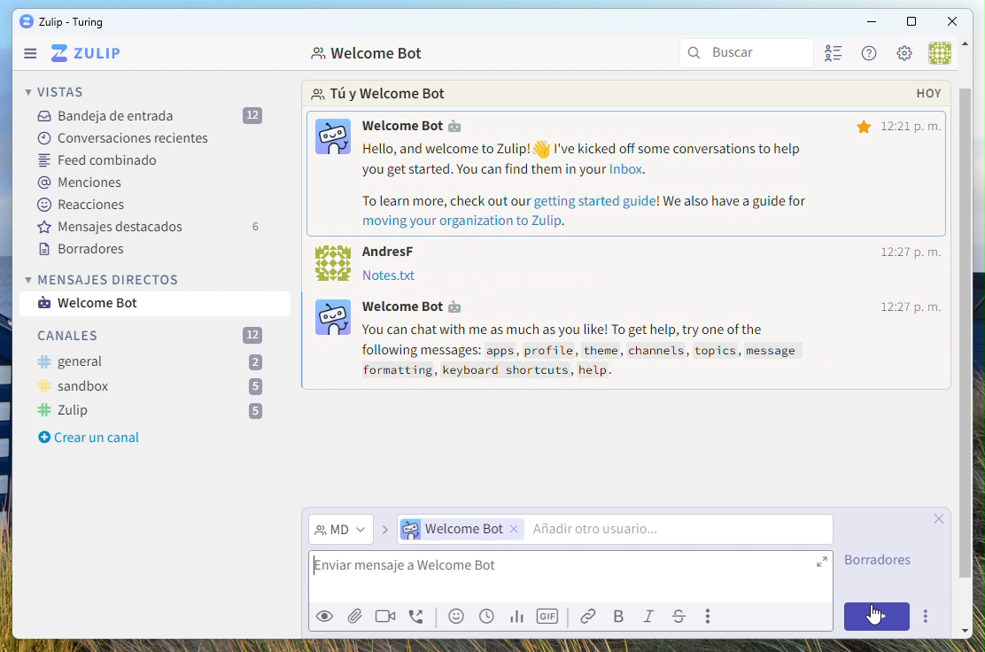 The width and height of the screenshot is (985, 652). Describe the element at coordinates (652, 618) in the screenshot. I see `italic` at that location.